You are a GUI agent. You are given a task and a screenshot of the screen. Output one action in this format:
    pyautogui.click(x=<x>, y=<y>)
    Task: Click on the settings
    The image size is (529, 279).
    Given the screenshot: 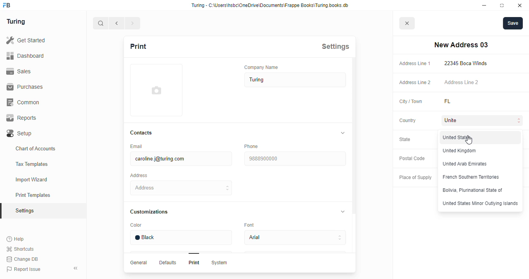 What is the action you would take?
    pyautogui.click(x=26, y=211)
    